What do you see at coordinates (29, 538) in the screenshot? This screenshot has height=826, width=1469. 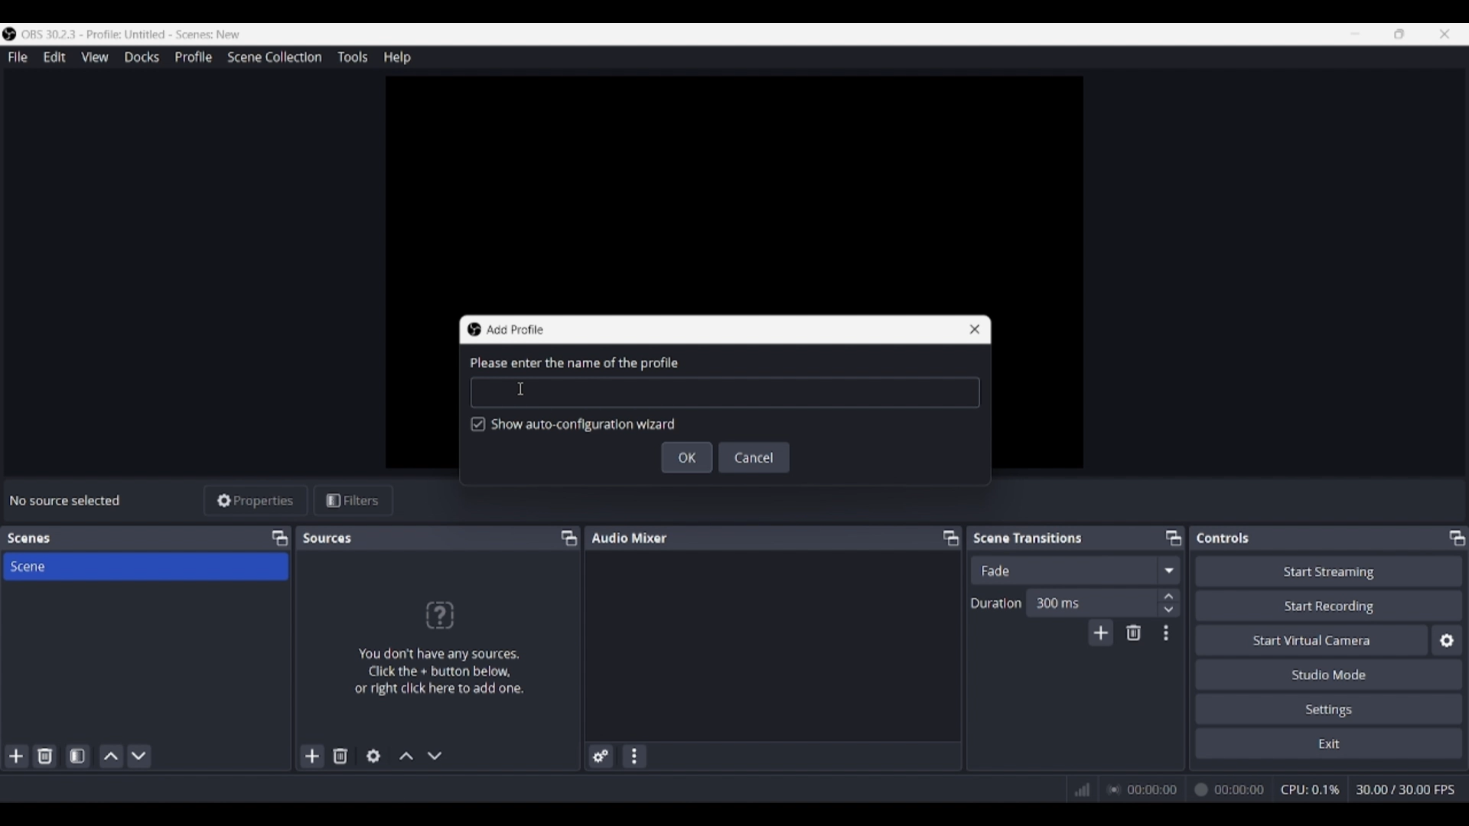 I see `Panel title` at bounding box center [29, 538].